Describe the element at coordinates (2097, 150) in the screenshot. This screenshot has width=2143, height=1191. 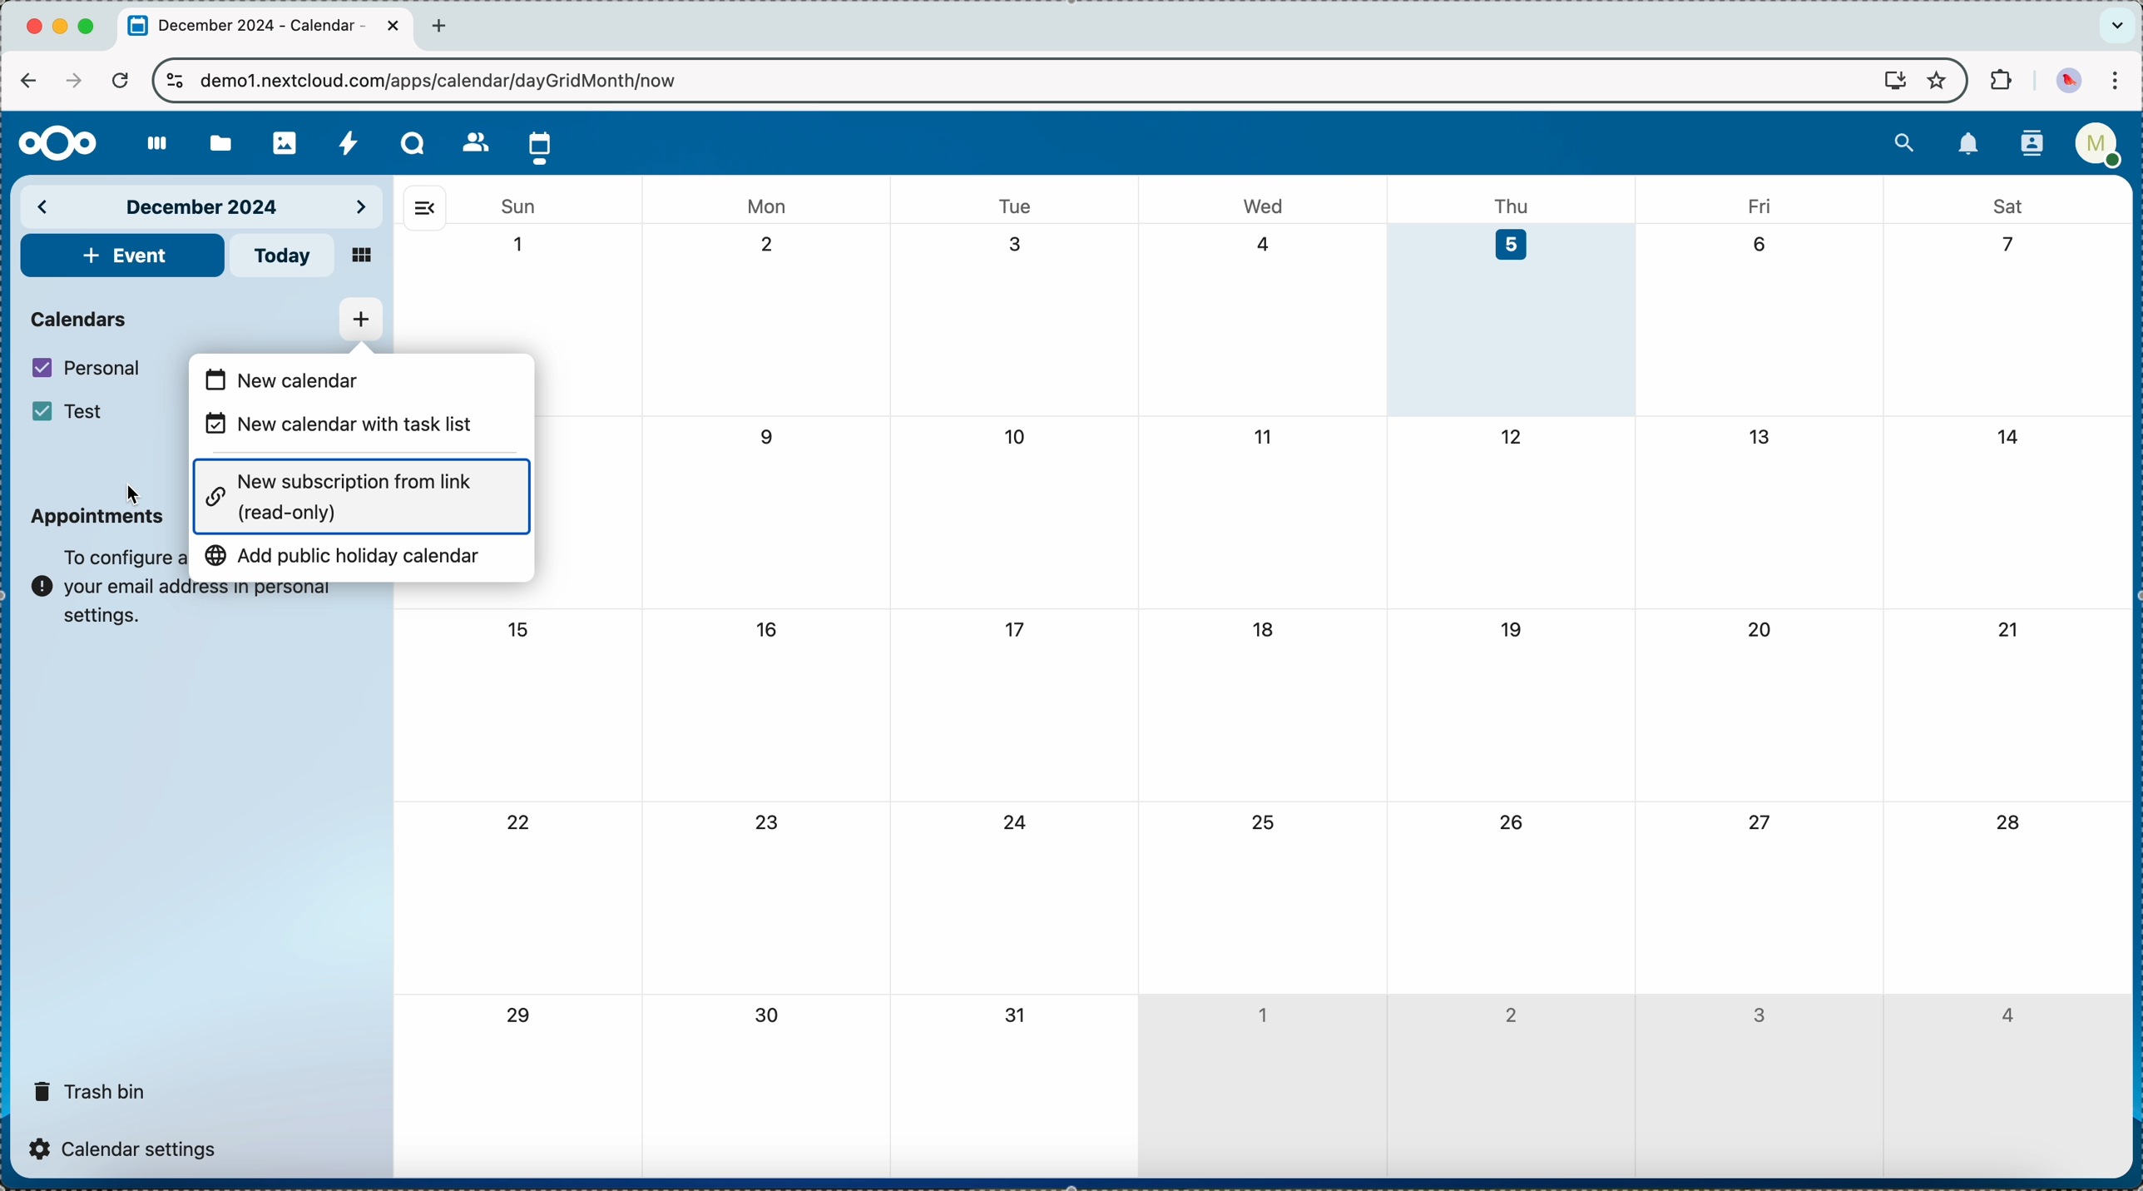
I see `user profile` at that location.